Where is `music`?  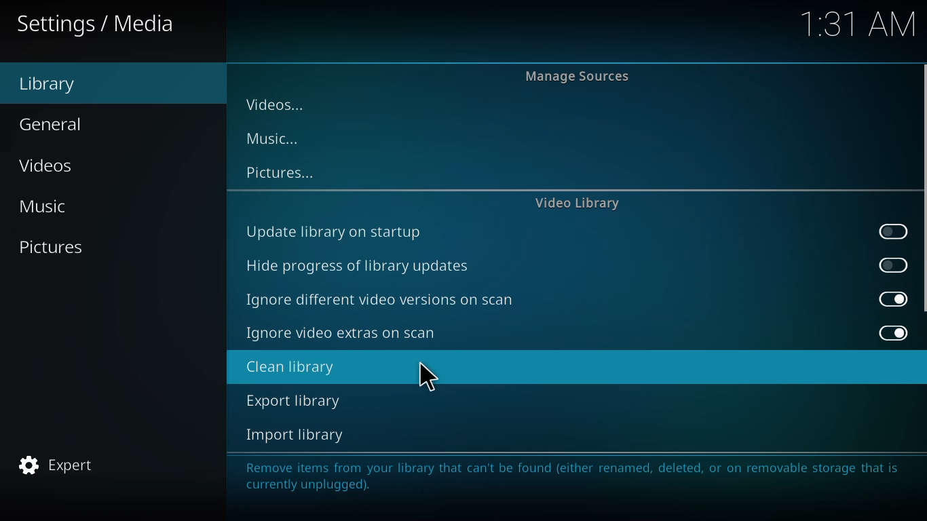
music is located at coordinates (277, 138).